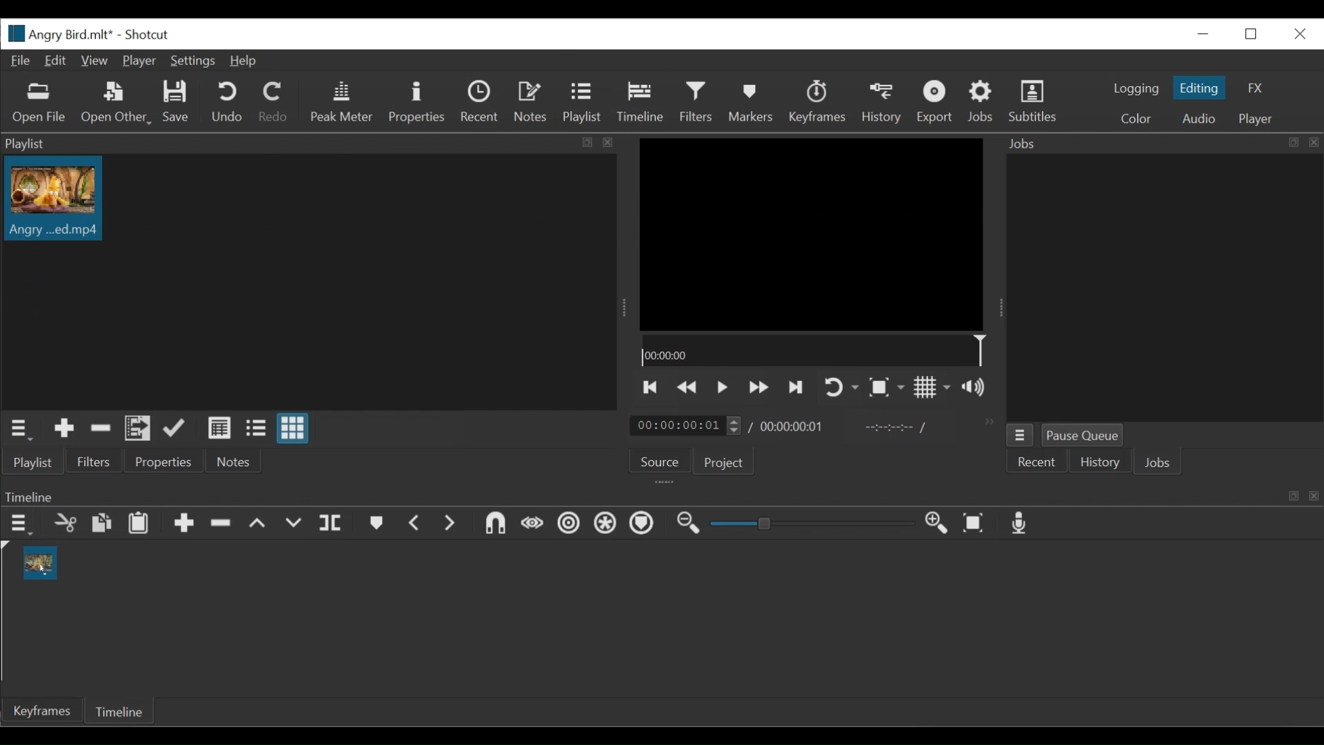  I want to click on Zoom timeline in, so click(938, 523).